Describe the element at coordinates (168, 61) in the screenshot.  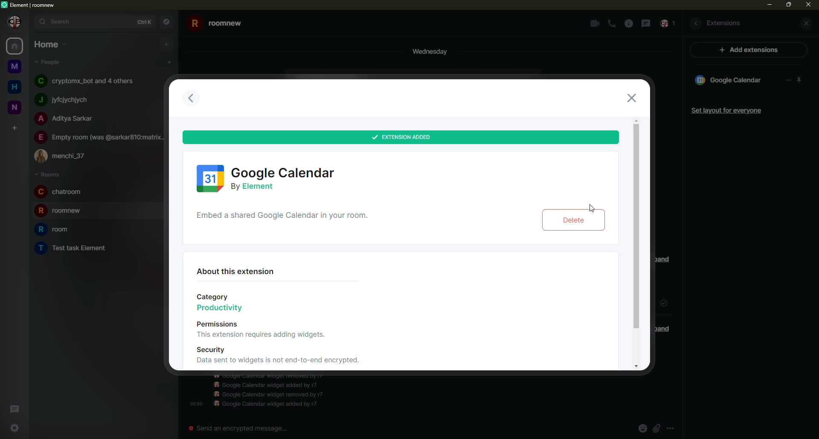
I see `add` at that location.